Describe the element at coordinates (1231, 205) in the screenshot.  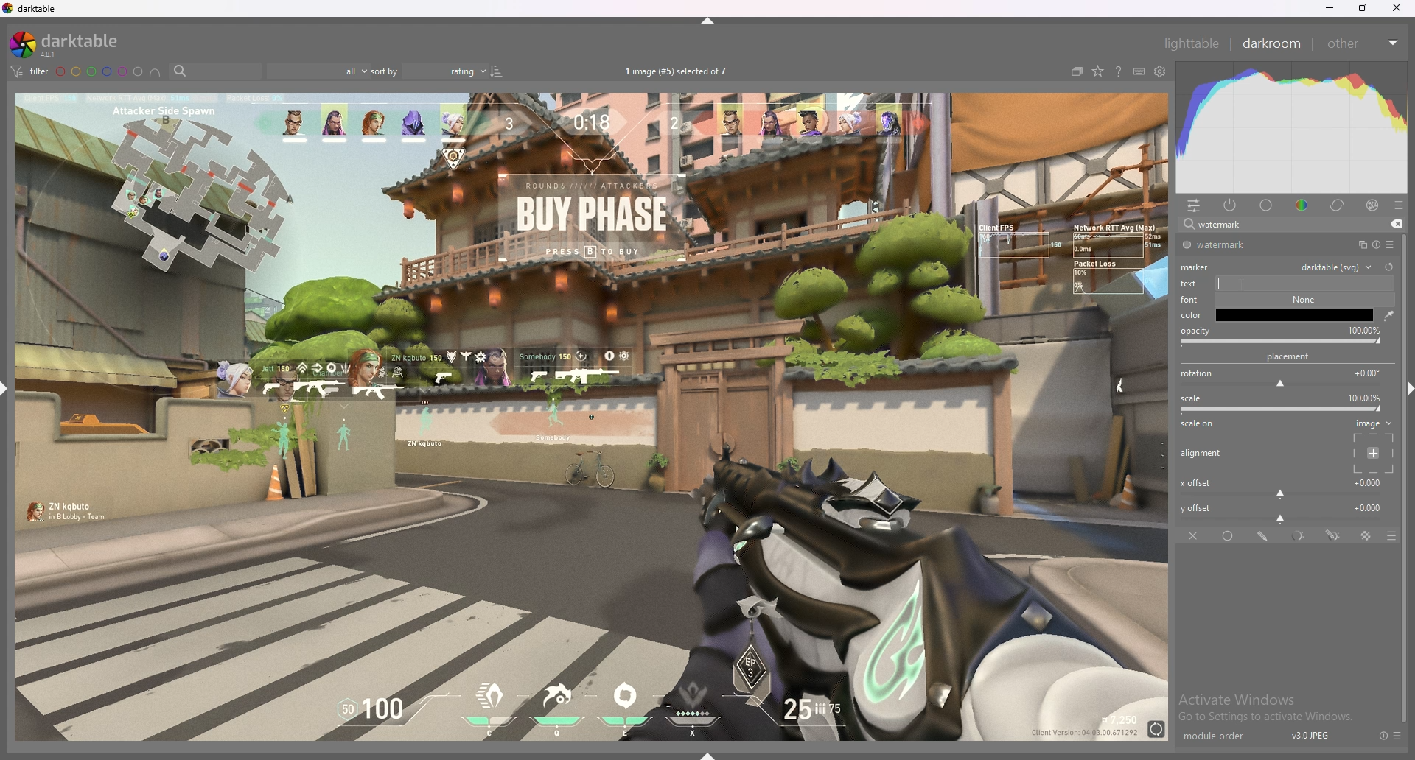
I see `active module` at that location.